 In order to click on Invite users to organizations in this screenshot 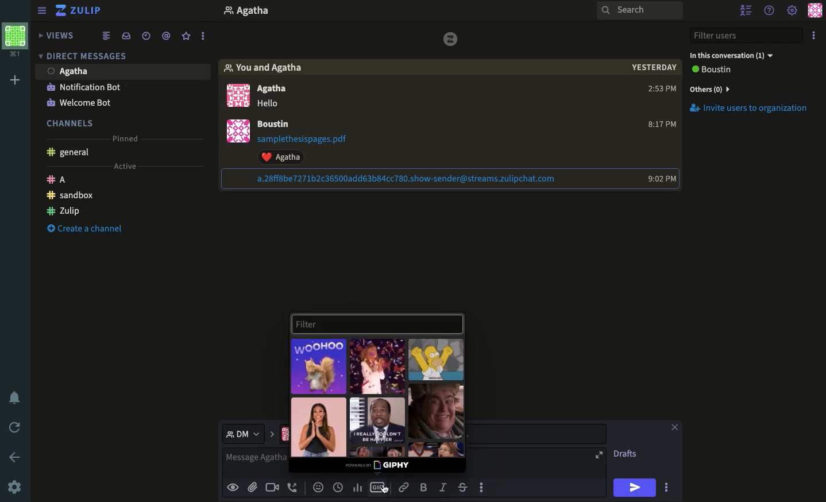, I will do `click(752, 110)`.